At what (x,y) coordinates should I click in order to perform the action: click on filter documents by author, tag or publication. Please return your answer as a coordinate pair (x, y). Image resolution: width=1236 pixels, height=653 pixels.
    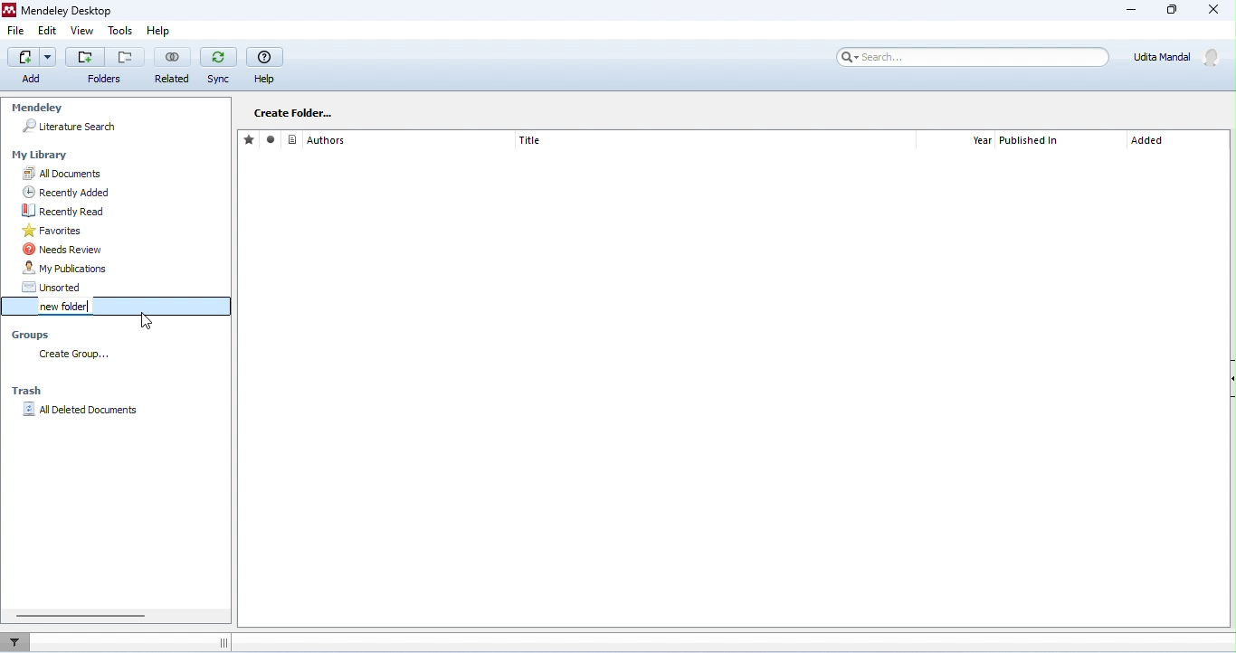
    Looking at the image, I should click on (20, 640).